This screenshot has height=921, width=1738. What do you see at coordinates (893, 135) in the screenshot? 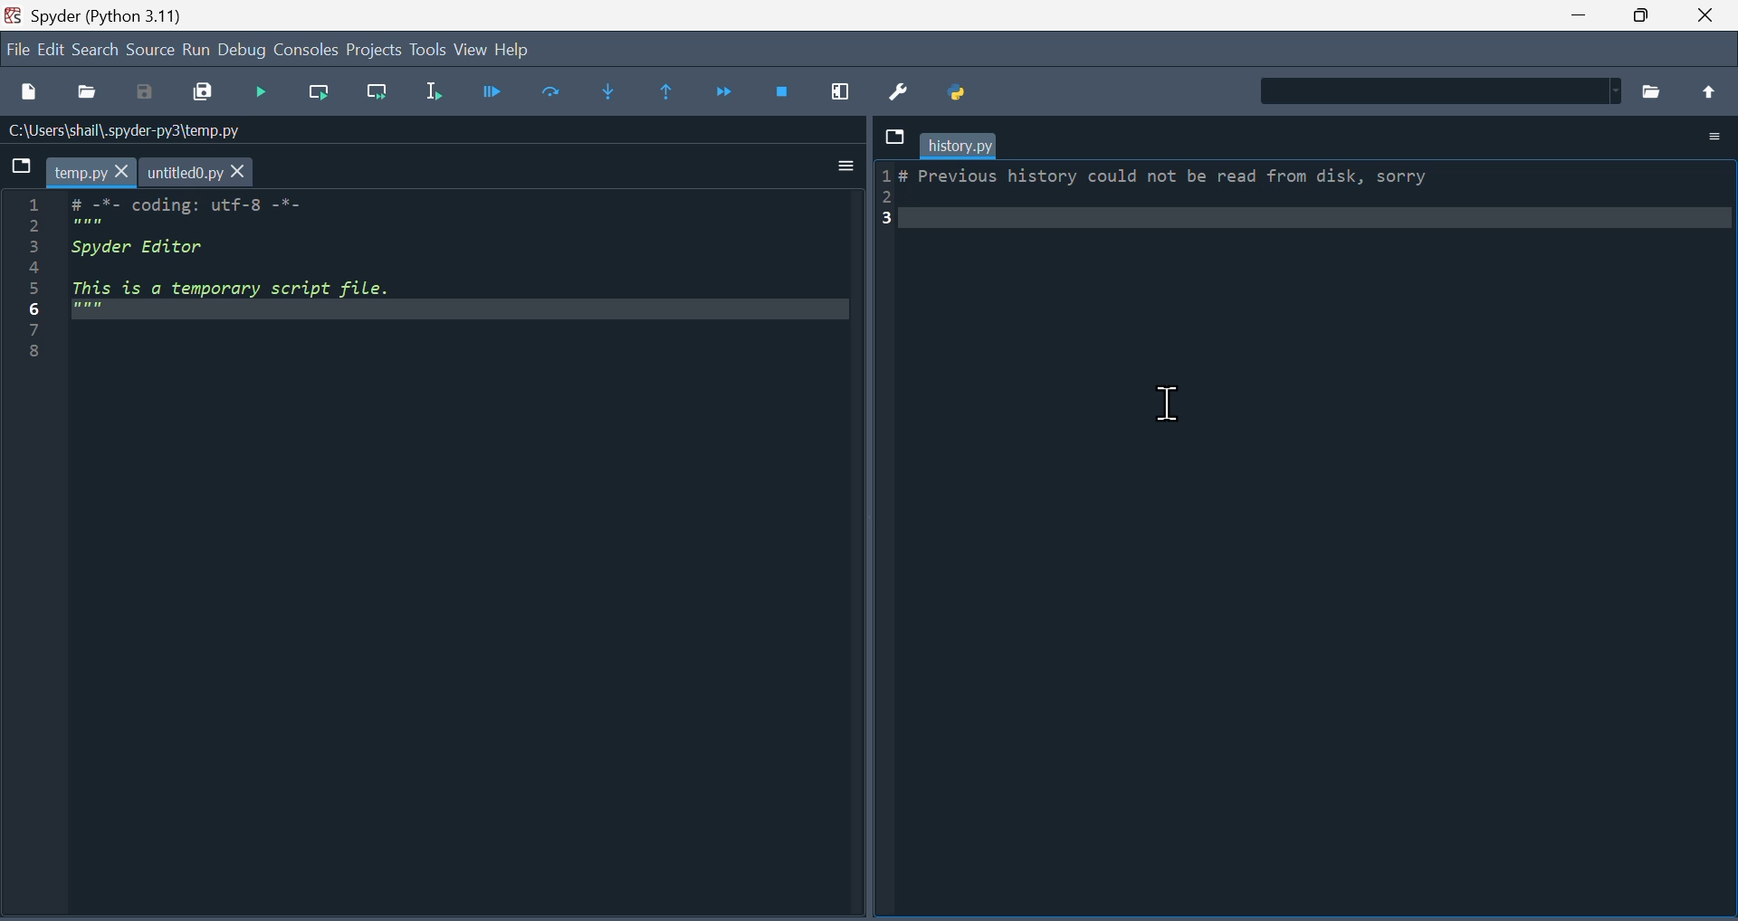
I see `Dropdown` at bounding box center [893, 135].